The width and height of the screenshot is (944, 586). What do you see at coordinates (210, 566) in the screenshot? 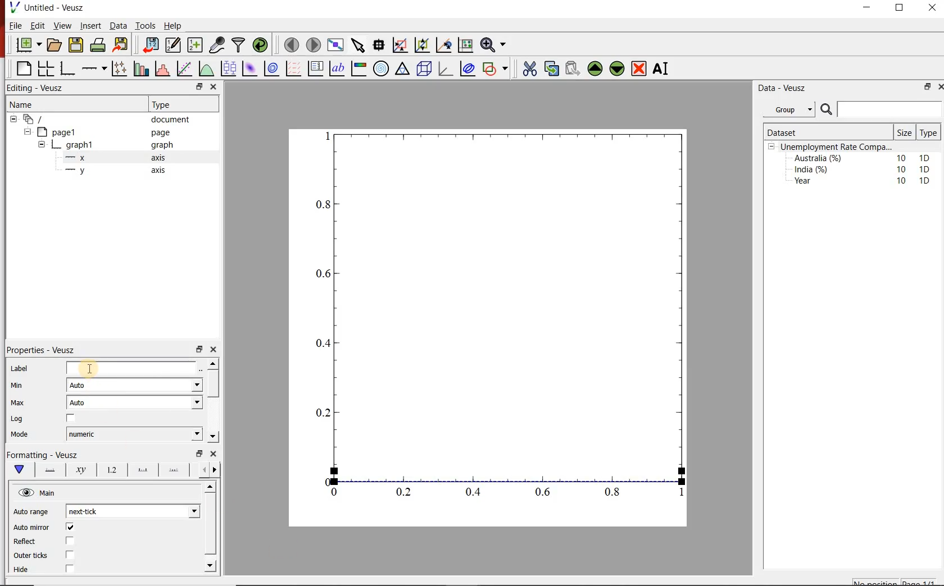
I see `move down` at bounding box center [210, 566].